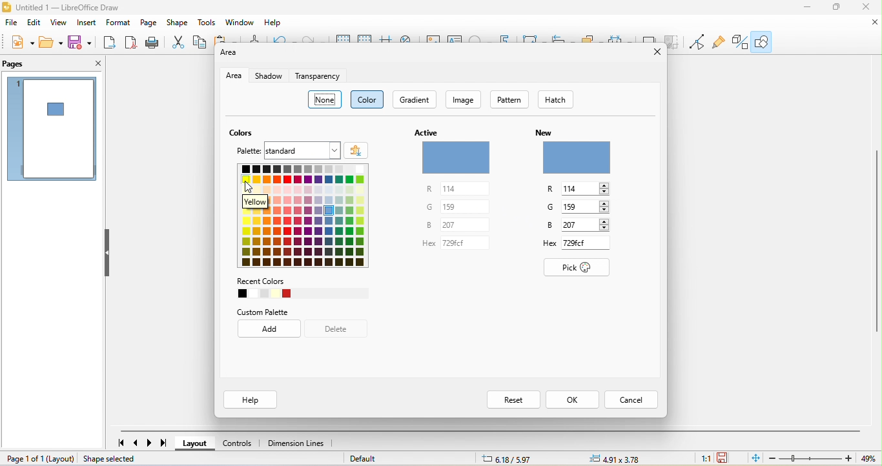 The image size is (882, 466). Describe the element at coordinates (35, 23) in the screenshot. I see `edit` at that location.